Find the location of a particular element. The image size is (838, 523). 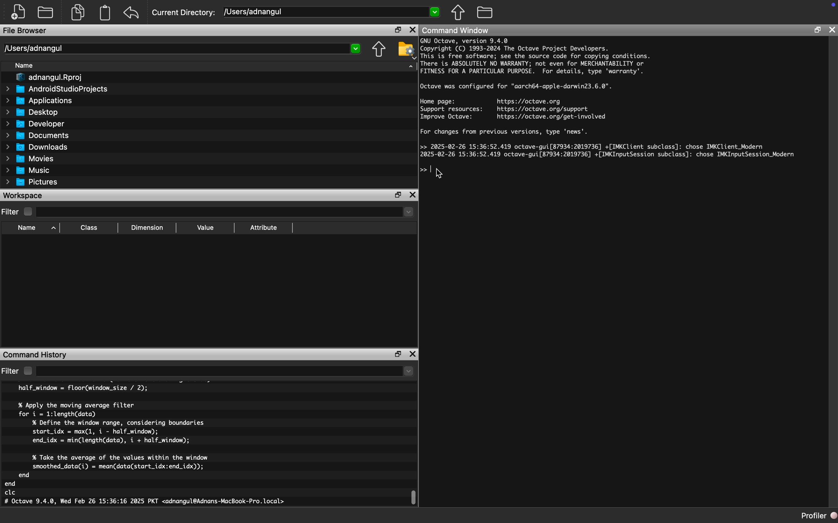

Cursor is located at coordinates (440, 173).